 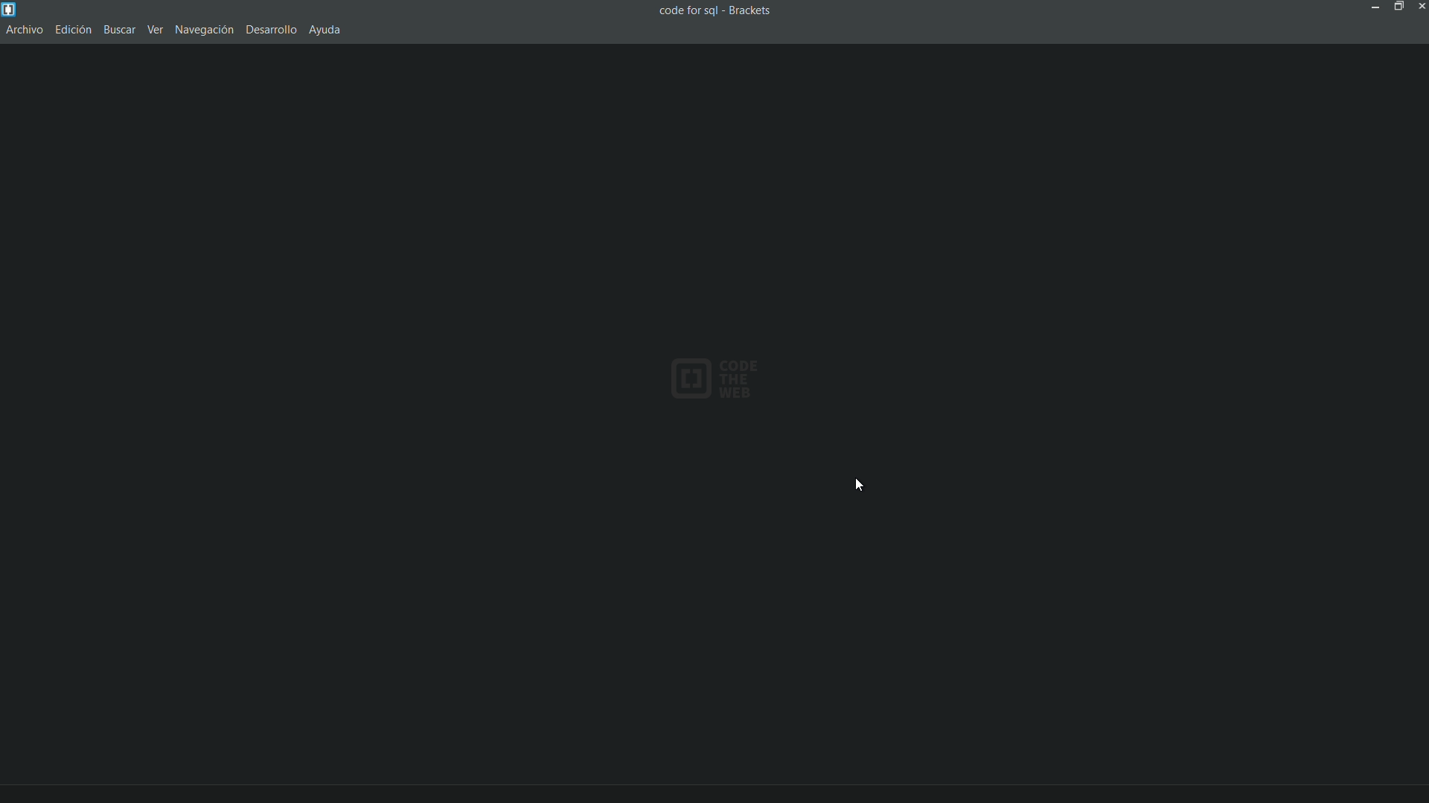 I want to click on Ver, so click(x=156, y=31).